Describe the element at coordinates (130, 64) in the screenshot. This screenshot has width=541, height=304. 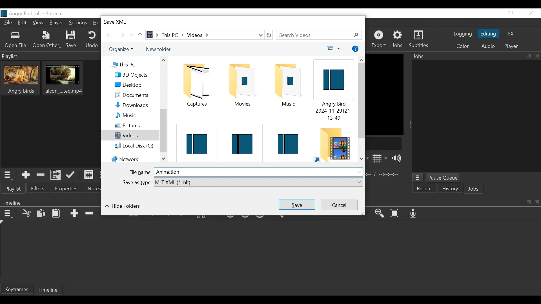
I see `This PC` at that location.